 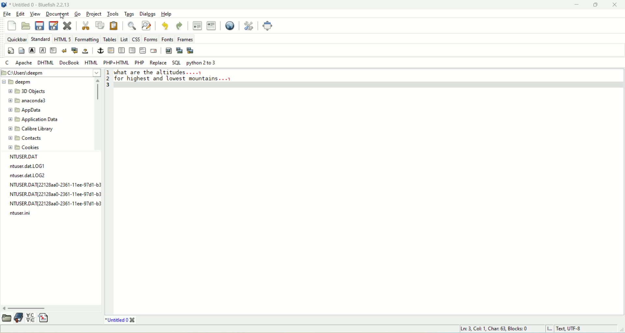 I want to click on center, so click(x=121, y=50).